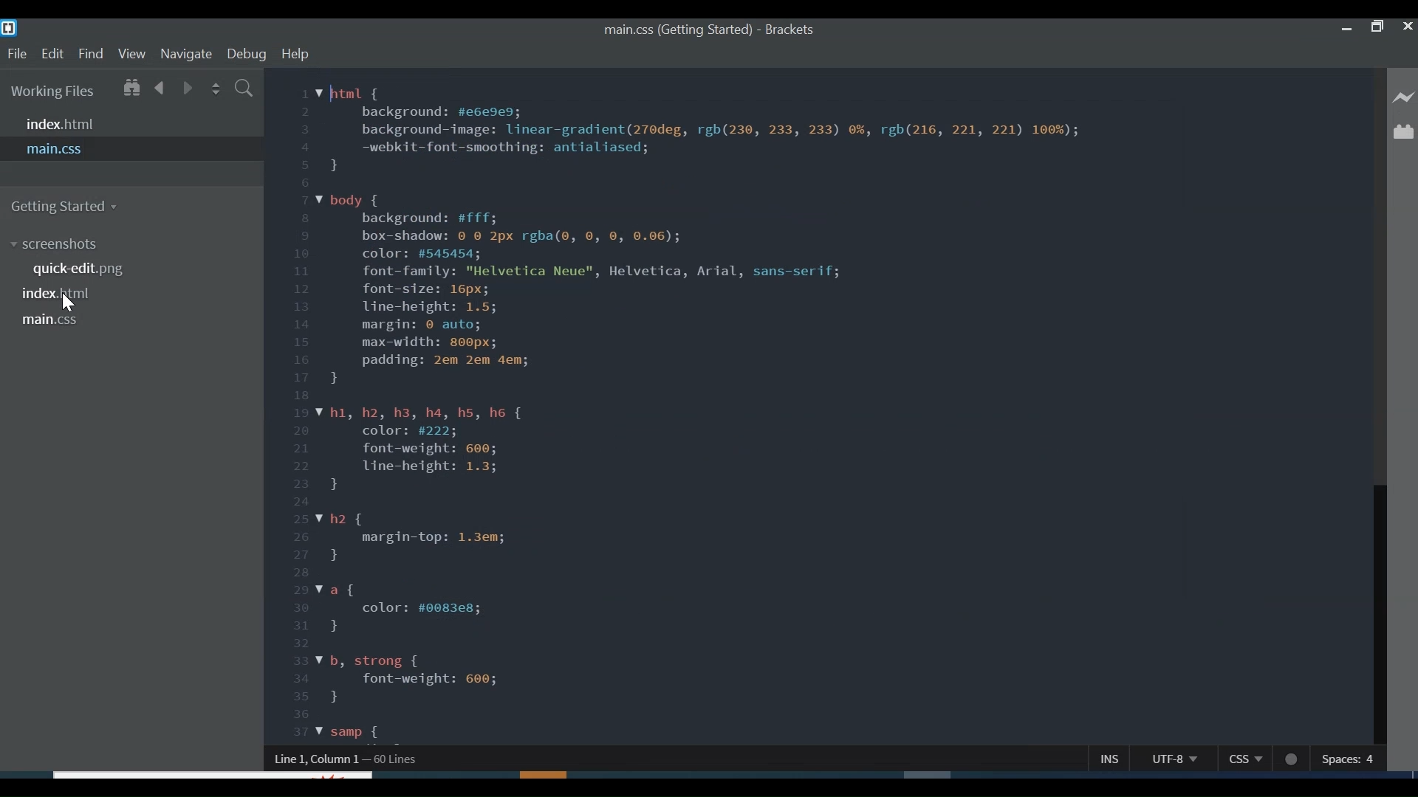 The height and width of the screenshot is (797, 1418). I want to click on index.html file, so click(67, 294).